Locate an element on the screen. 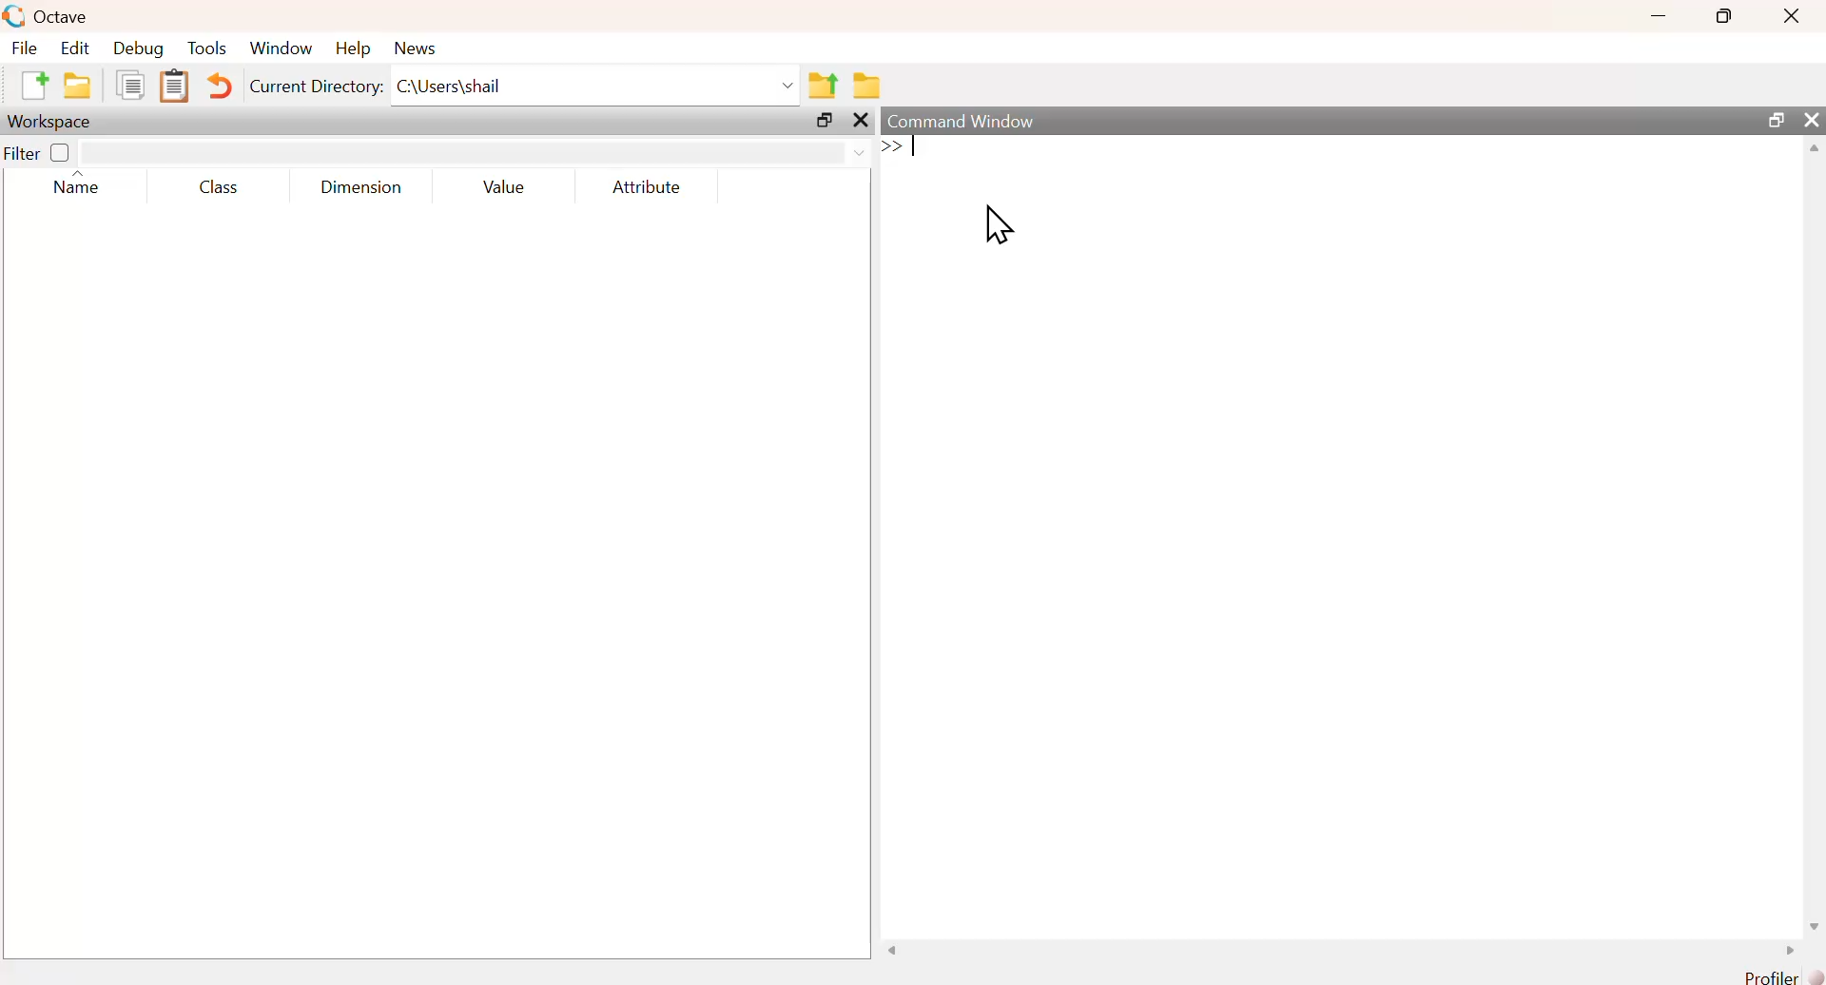 The width and height of the screenshot is (1826, 985). close is located at coordinates (860, 120).